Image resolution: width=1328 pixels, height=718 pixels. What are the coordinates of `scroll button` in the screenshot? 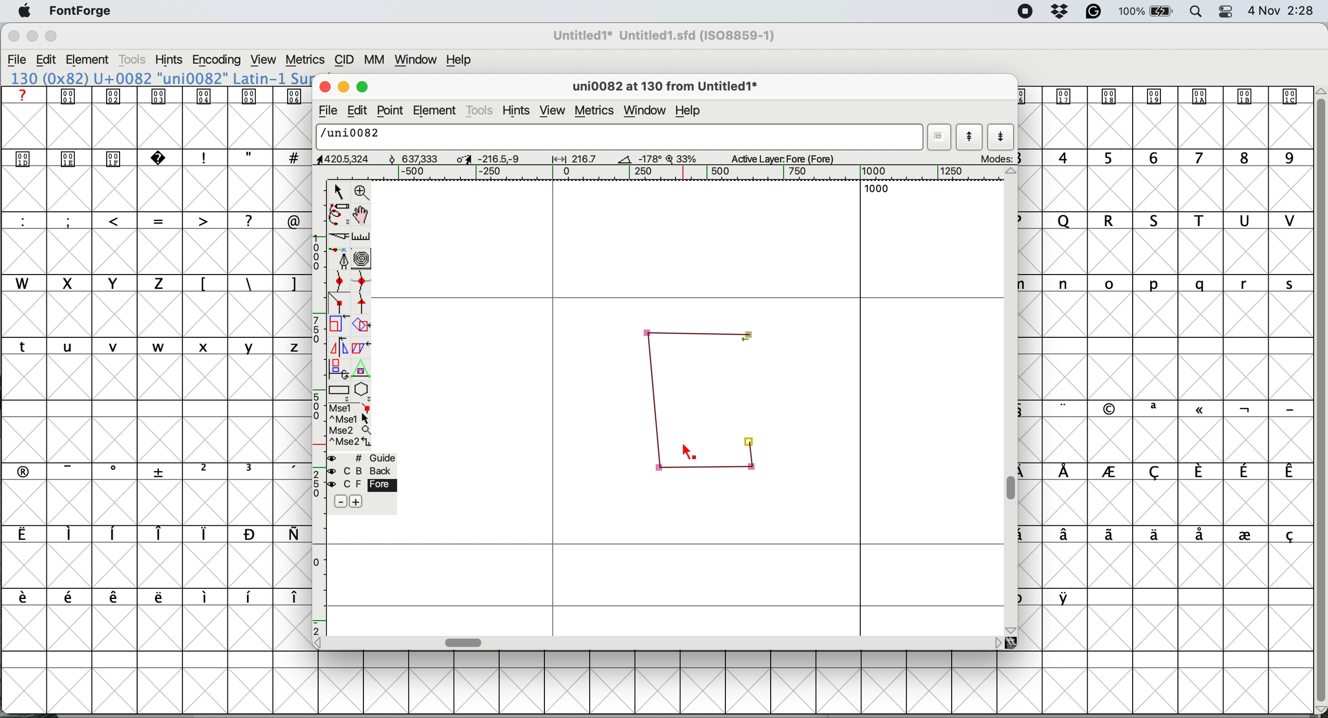 It's located at (997, 642).